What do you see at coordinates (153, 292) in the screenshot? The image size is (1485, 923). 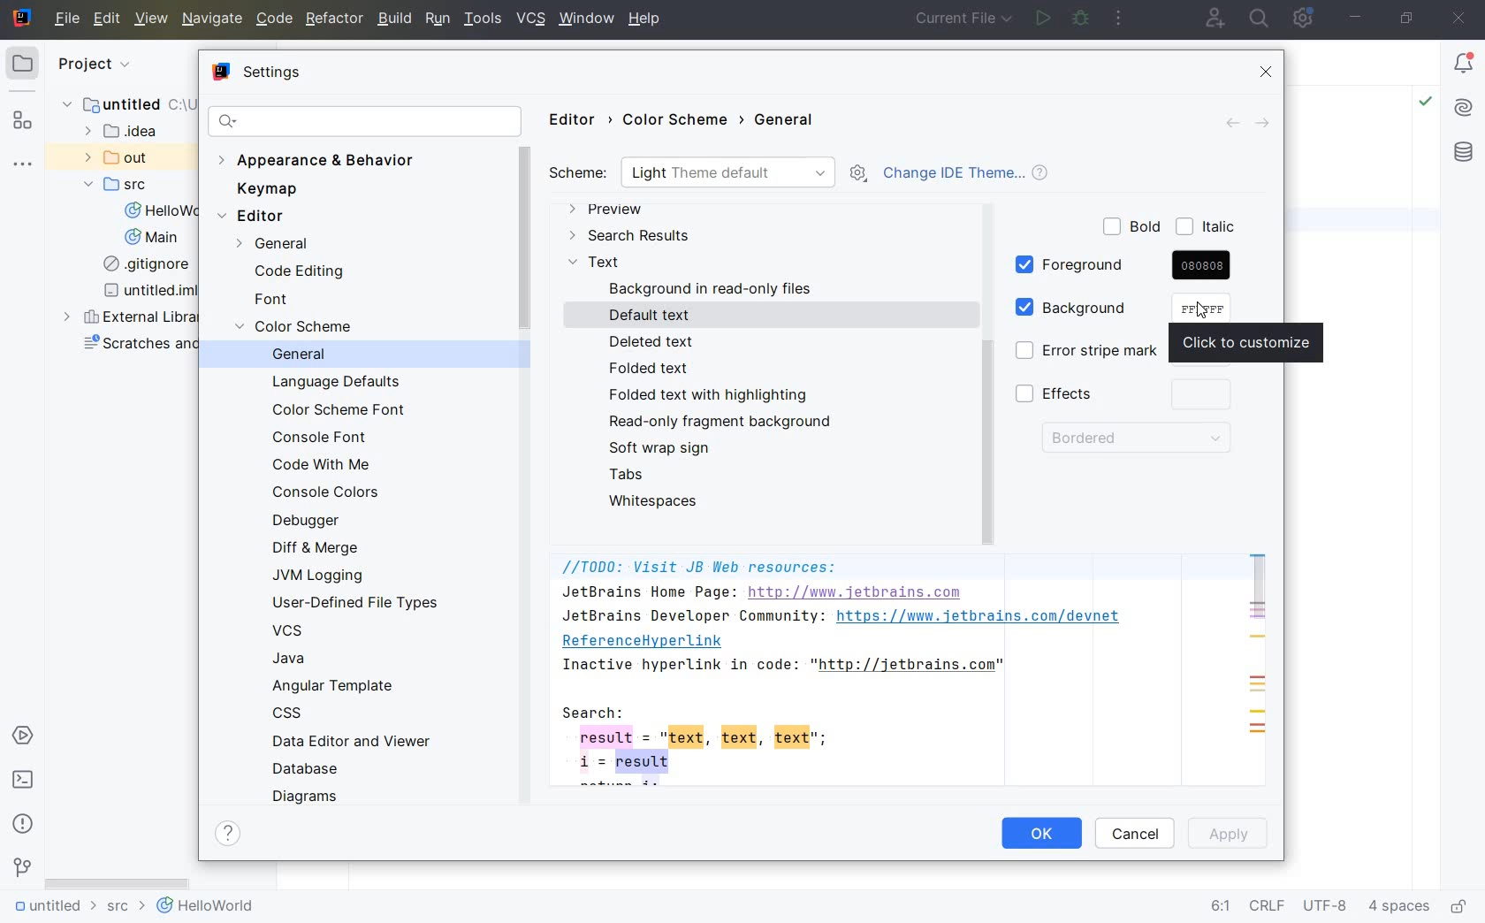 I see `untitled` at bounding box center [153, 292].